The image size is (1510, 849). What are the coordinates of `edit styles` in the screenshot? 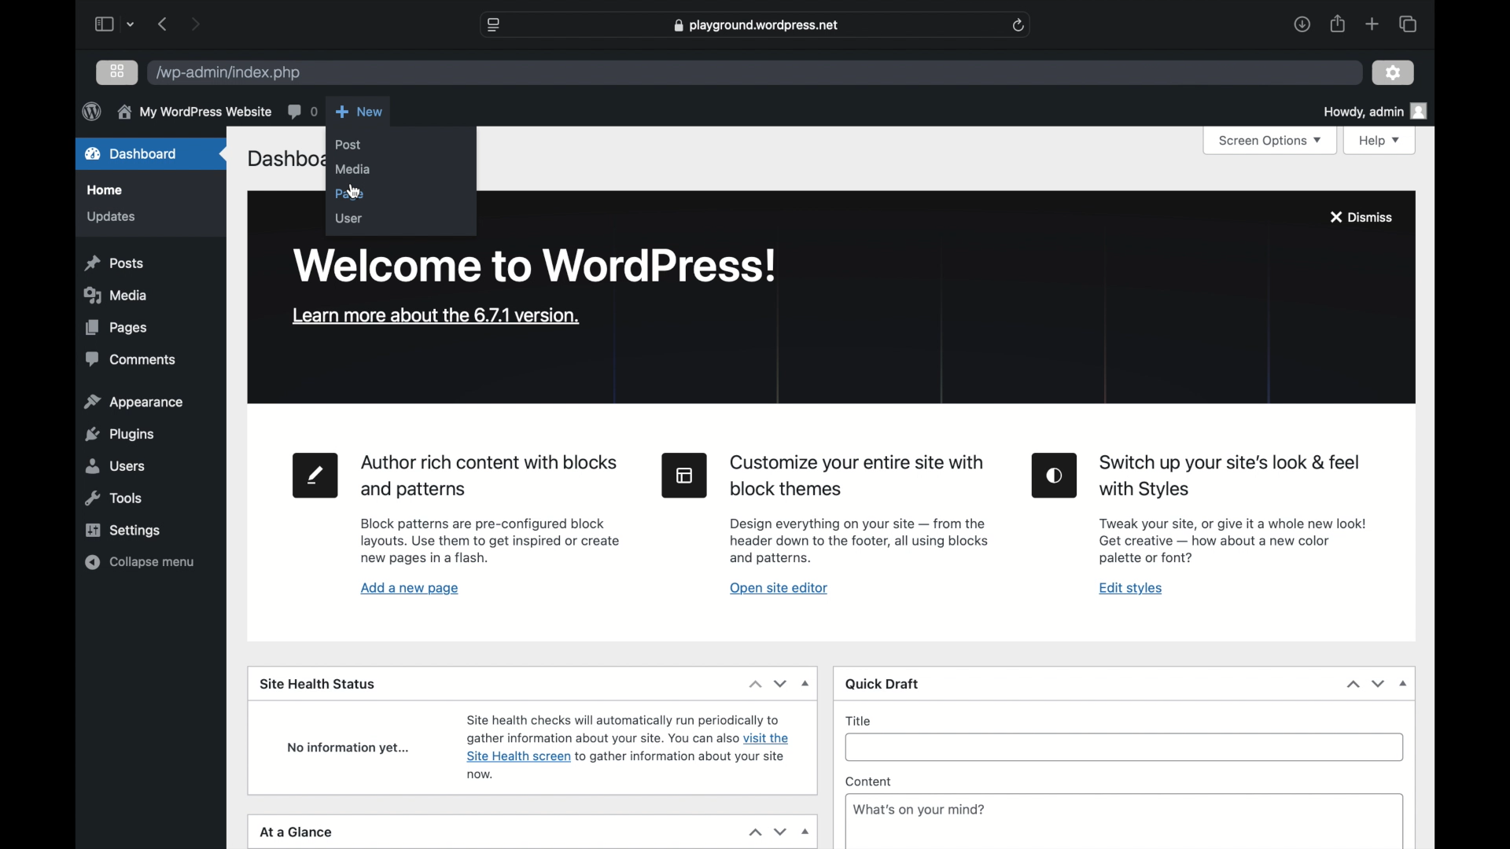 It's located at (1131, 590).